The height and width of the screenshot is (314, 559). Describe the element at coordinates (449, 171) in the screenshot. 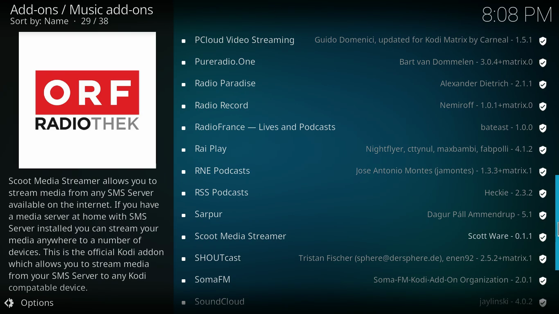

I see `provider` at that location.